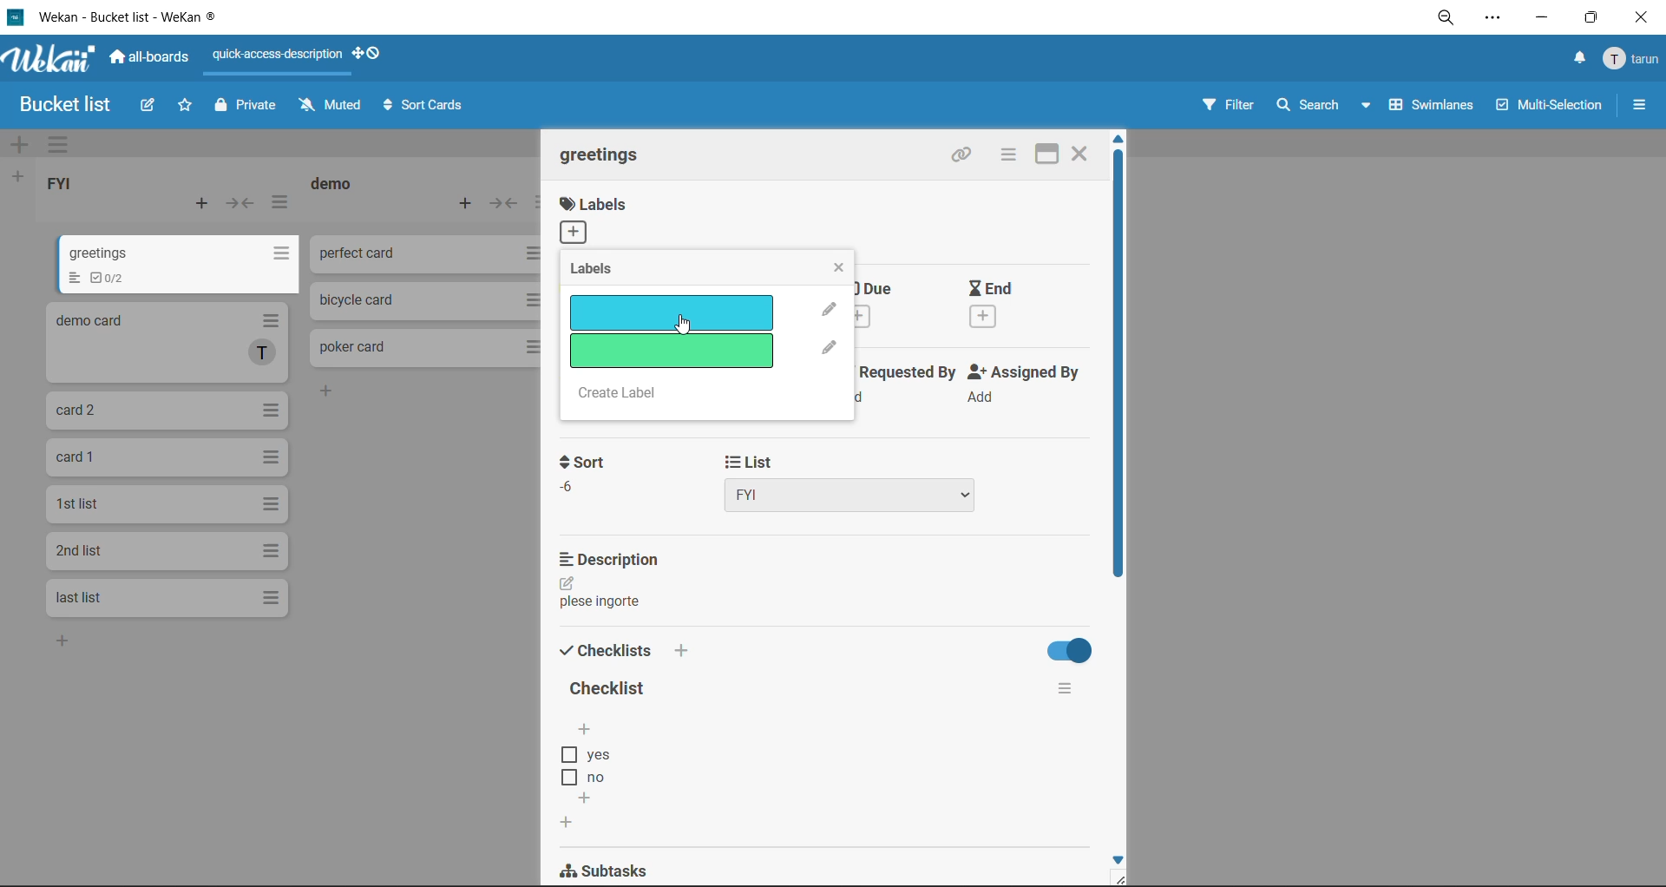 The height and width of the screenshot is (887, 1666). Describe the element at coordinates (1429, 108) in the screenshot. I see `swimlanes` at that location.